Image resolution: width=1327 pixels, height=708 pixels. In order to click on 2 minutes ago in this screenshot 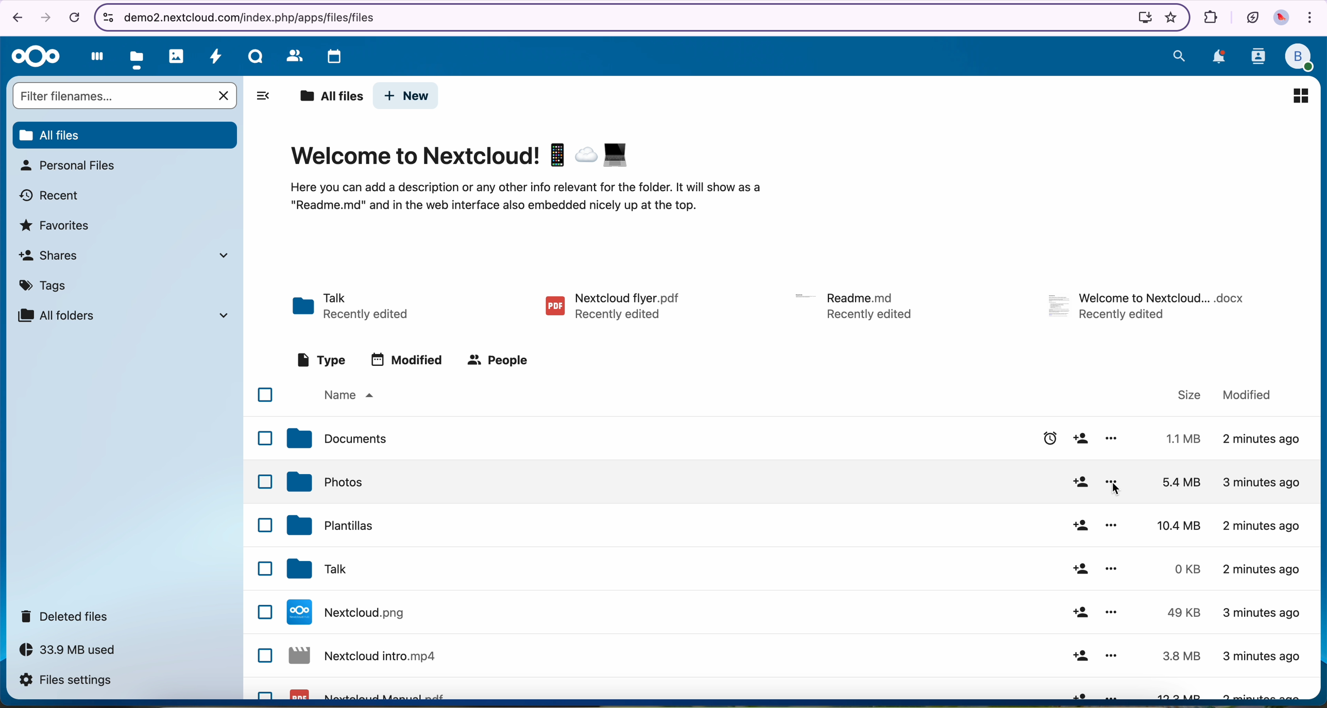, I will do `click(1264, 525)`.